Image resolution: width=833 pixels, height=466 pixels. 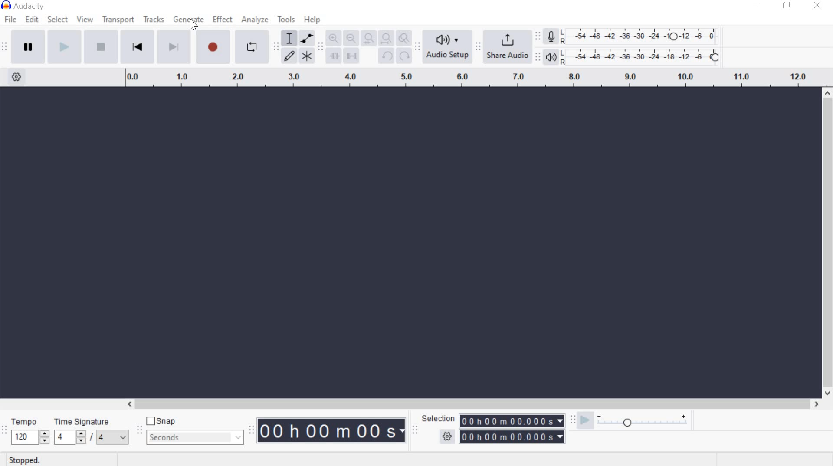 What do you see at coordinates (27, 5) in the screenshot?
I see `system name` at bounding box center [27, 5].